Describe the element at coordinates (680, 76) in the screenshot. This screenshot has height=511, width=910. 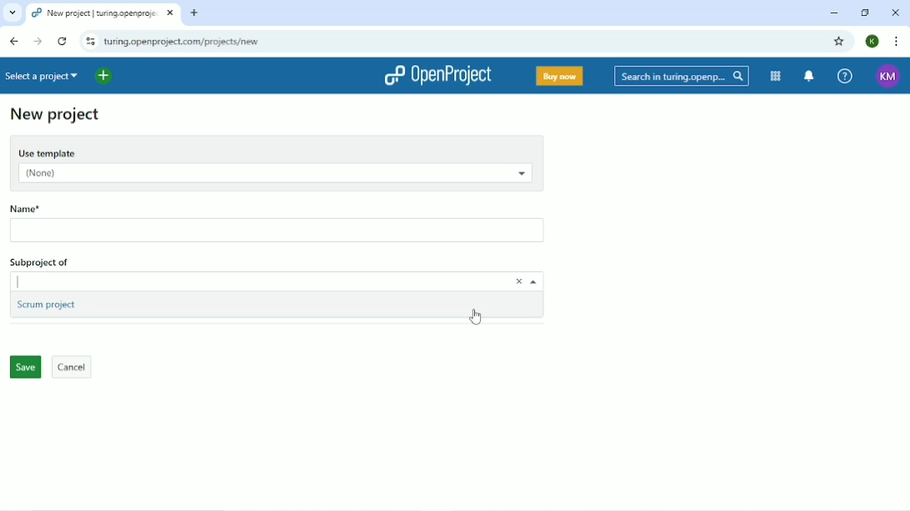
I see `Search in turing.openproject` at that location.